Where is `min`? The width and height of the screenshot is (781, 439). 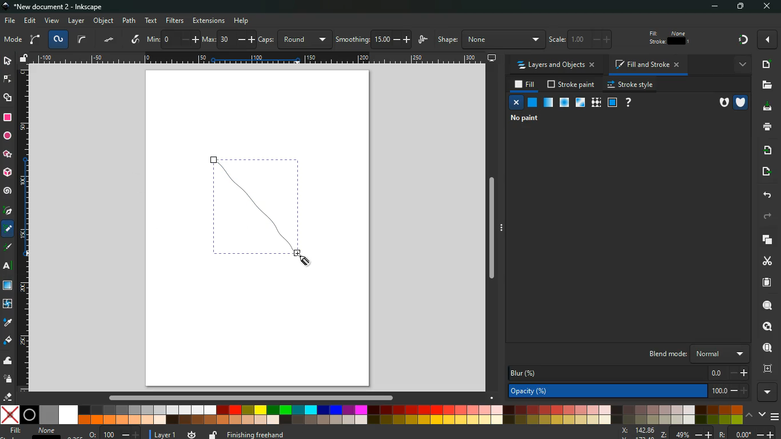
min is located at coordinates (173, 39).